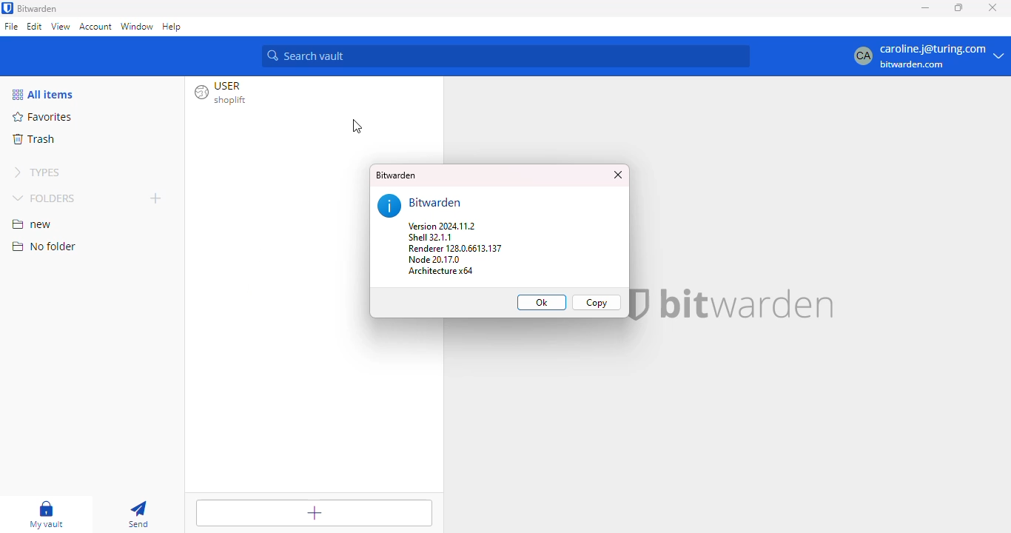 Image resolution: width=1011 pixels, height=533 pixels. I want to click on no folder, so click(44, 246).